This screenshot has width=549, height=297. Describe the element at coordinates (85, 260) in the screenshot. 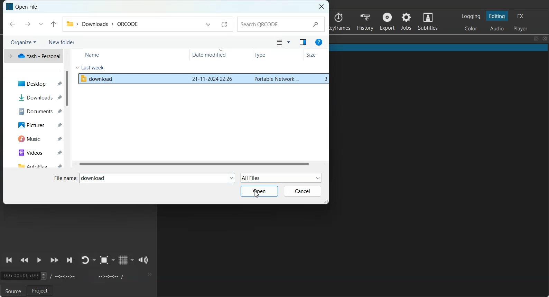

I see `Toggle player lopping` at that location.